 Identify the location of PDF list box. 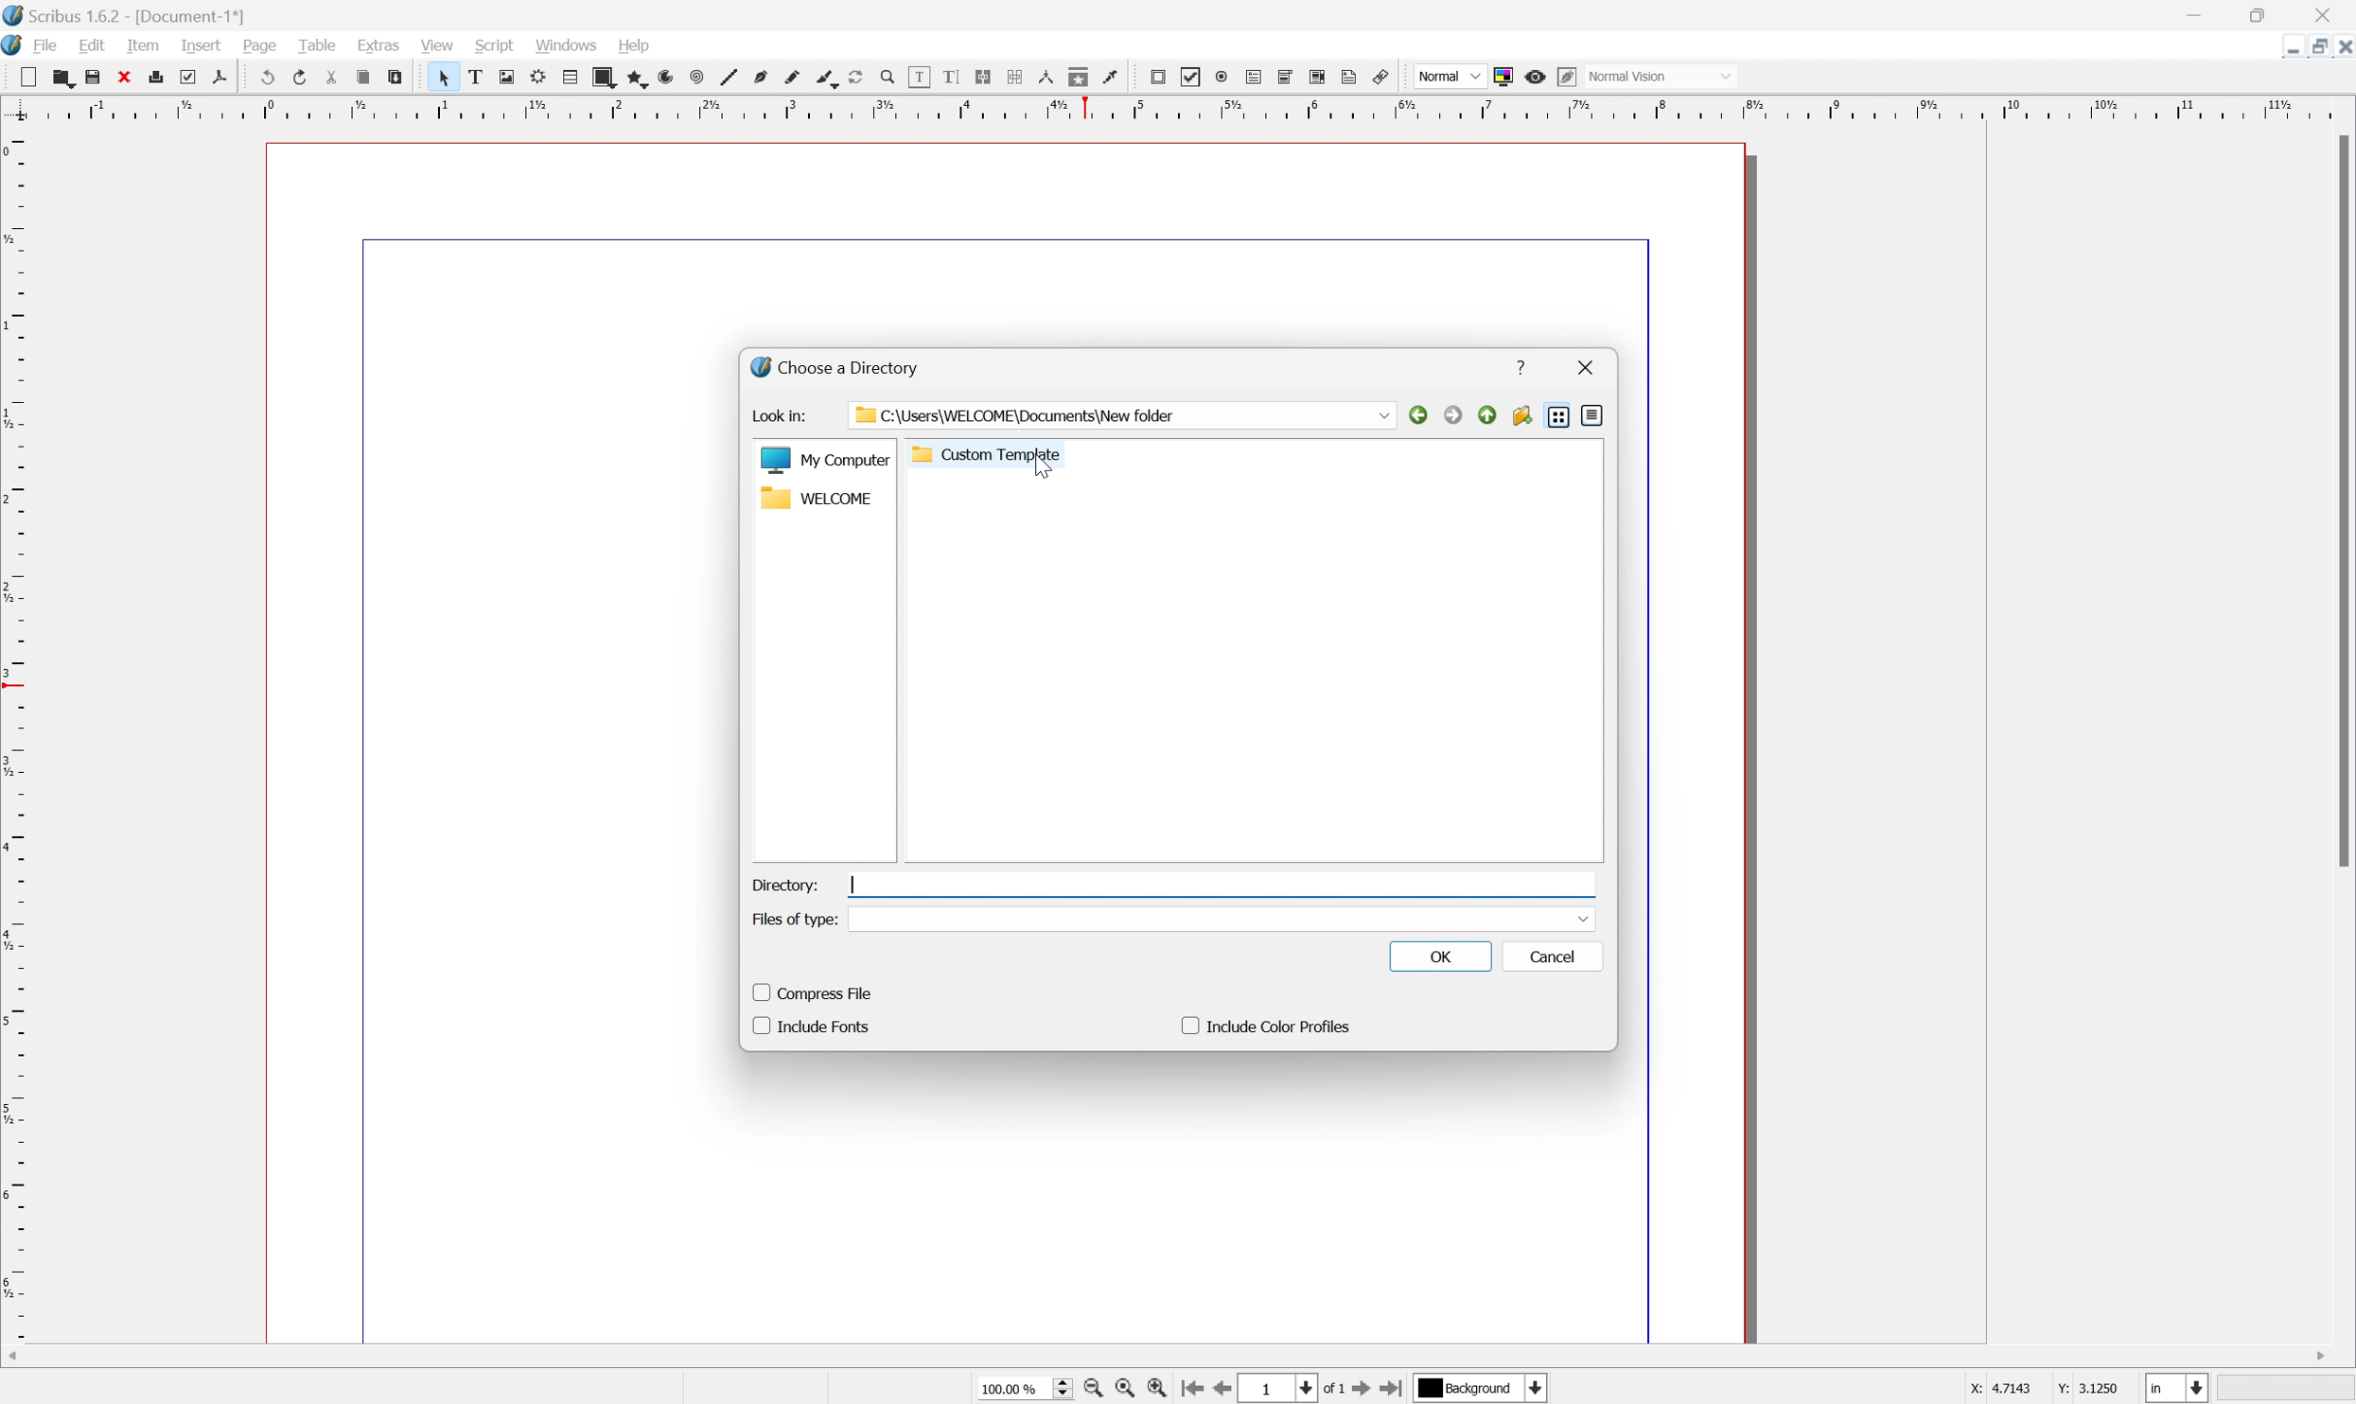
(1317, 76).